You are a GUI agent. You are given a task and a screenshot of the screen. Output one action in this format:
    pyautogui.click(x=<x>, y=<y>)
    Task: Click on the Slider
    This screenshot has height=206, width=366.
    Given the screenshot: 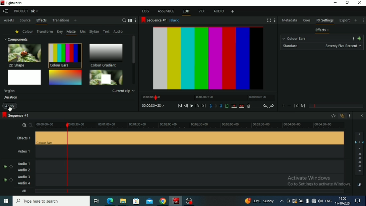 What is the action you would take?
    pyautogui.click(x=47, y=125)
    